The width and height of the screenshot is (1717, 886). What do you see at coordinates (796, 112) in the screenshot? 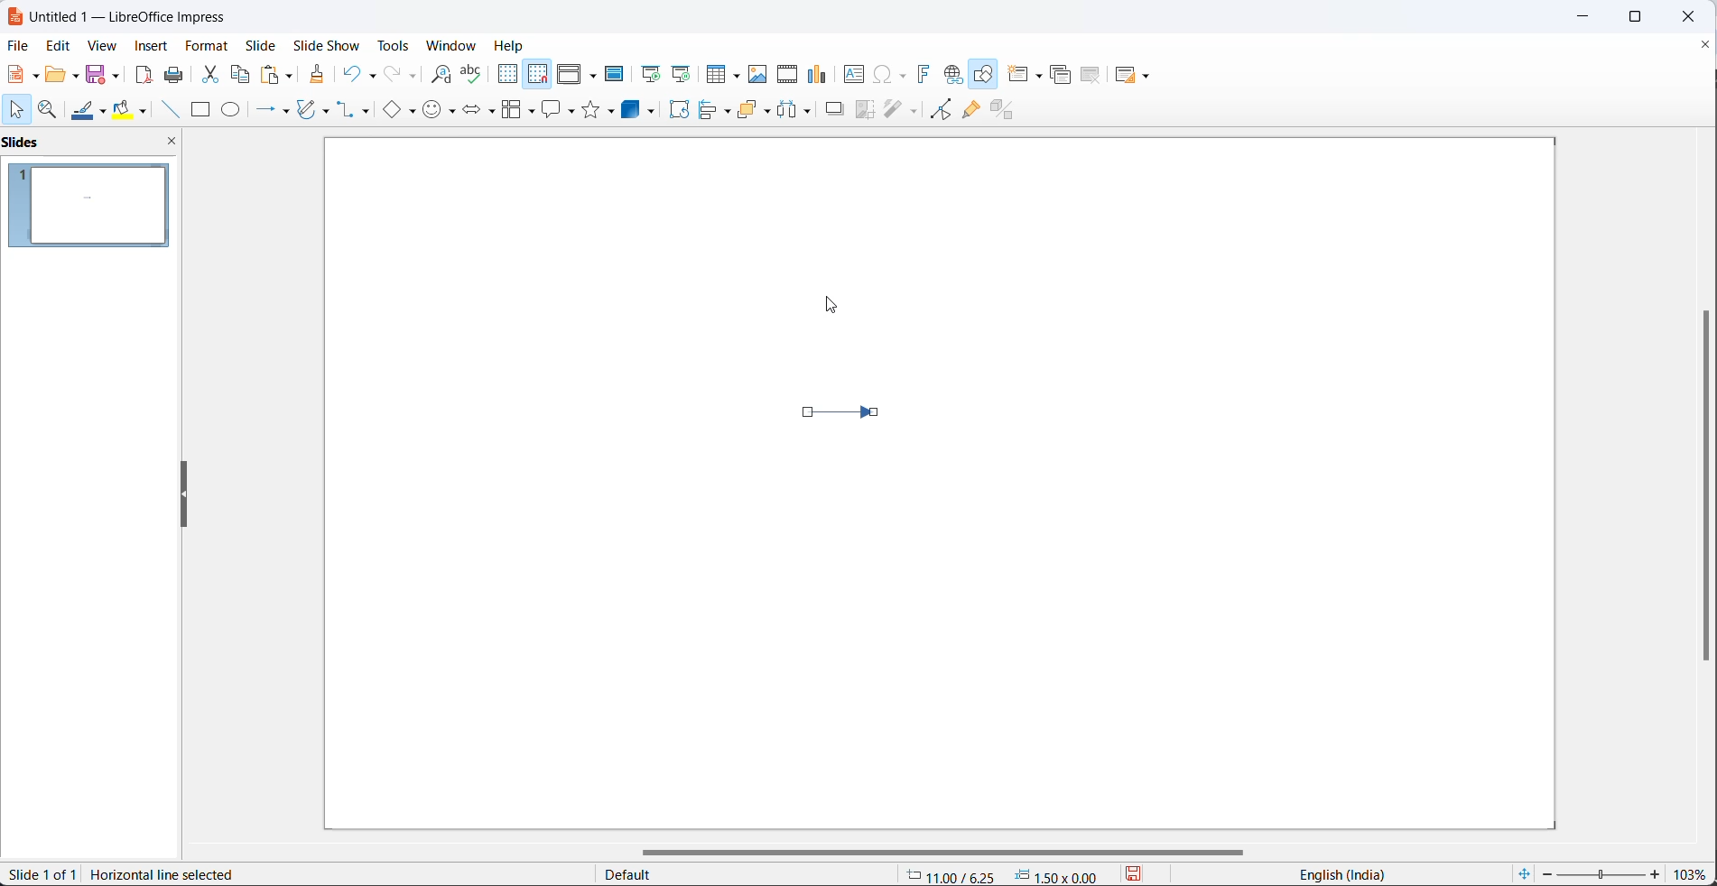
I see `distribute objects` at bounding box center [796, 112].